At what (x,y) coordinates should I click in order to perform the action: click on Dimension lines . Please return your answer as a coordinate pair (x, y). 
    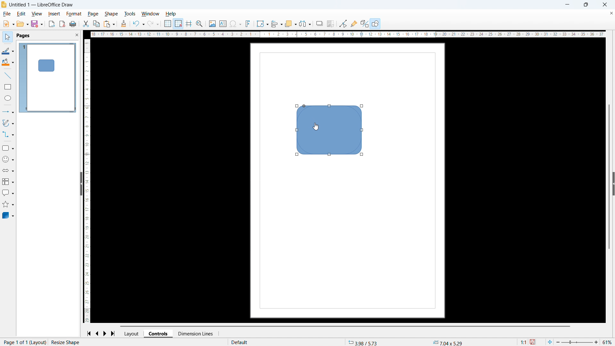
    Looking at the image, I should click on (195, 334).